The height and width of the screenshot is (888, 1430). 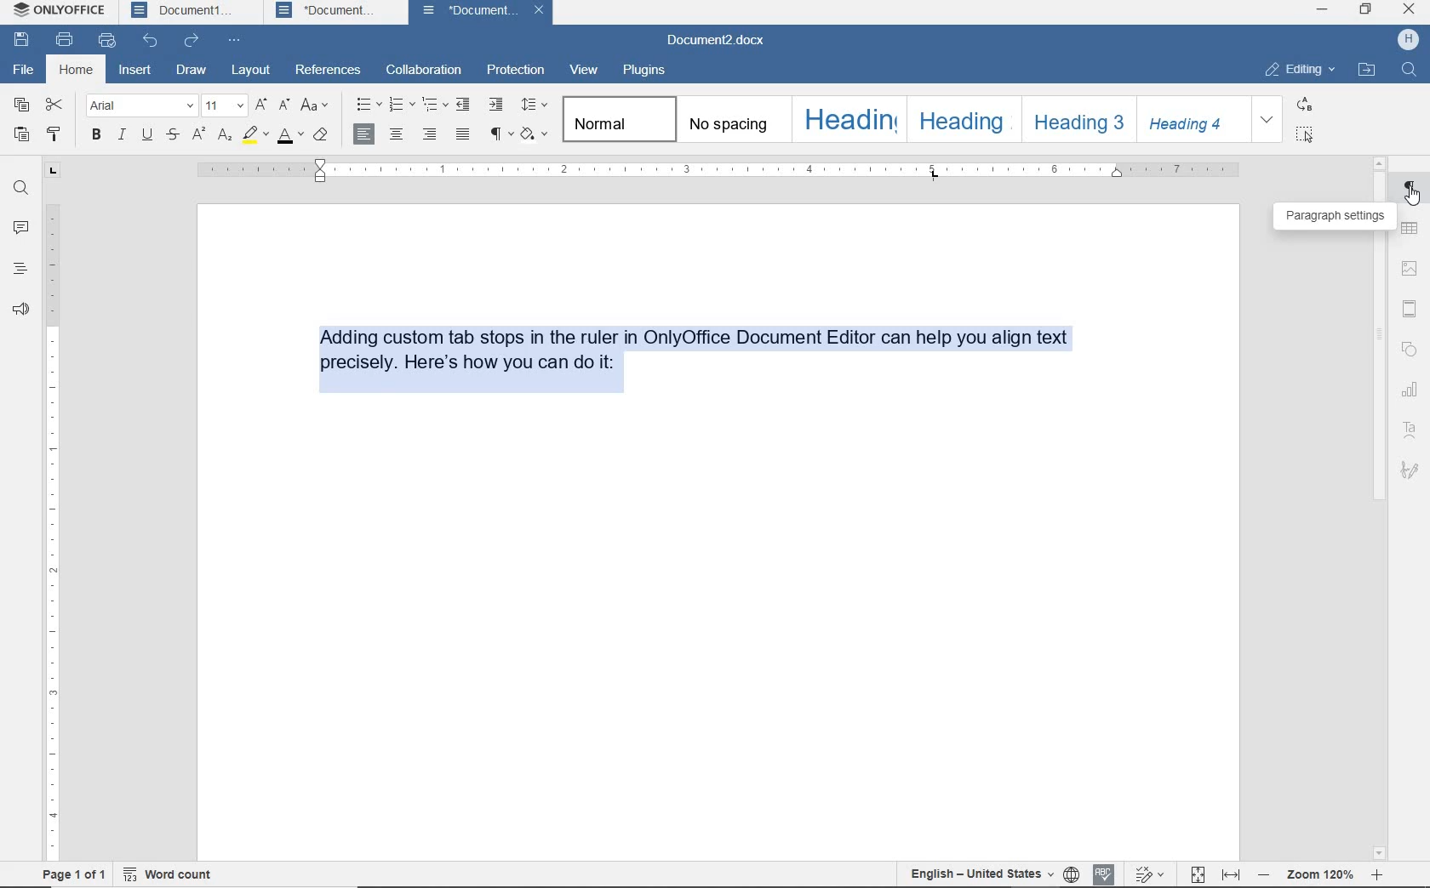 I want to click on Document tab, so click(x=329, y=11).